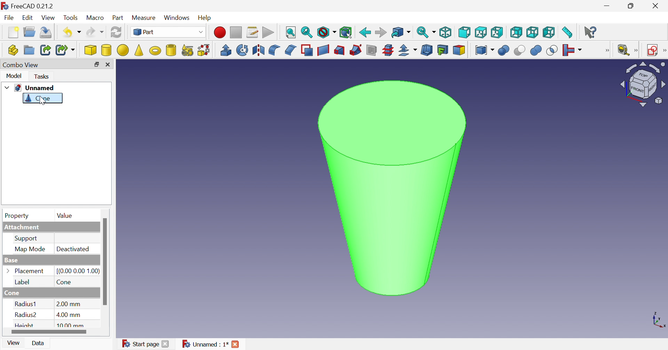  Describe the element at coordinates (504, 51) in the screenshot. I see `Boolean` at that location.